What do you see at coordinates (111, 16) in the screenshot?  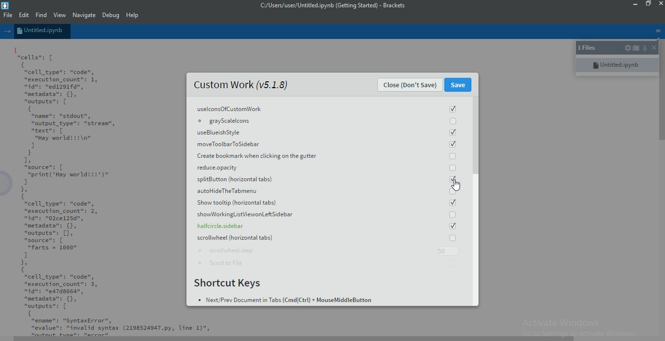 I see `Debug` at bounding box center [111, 16].